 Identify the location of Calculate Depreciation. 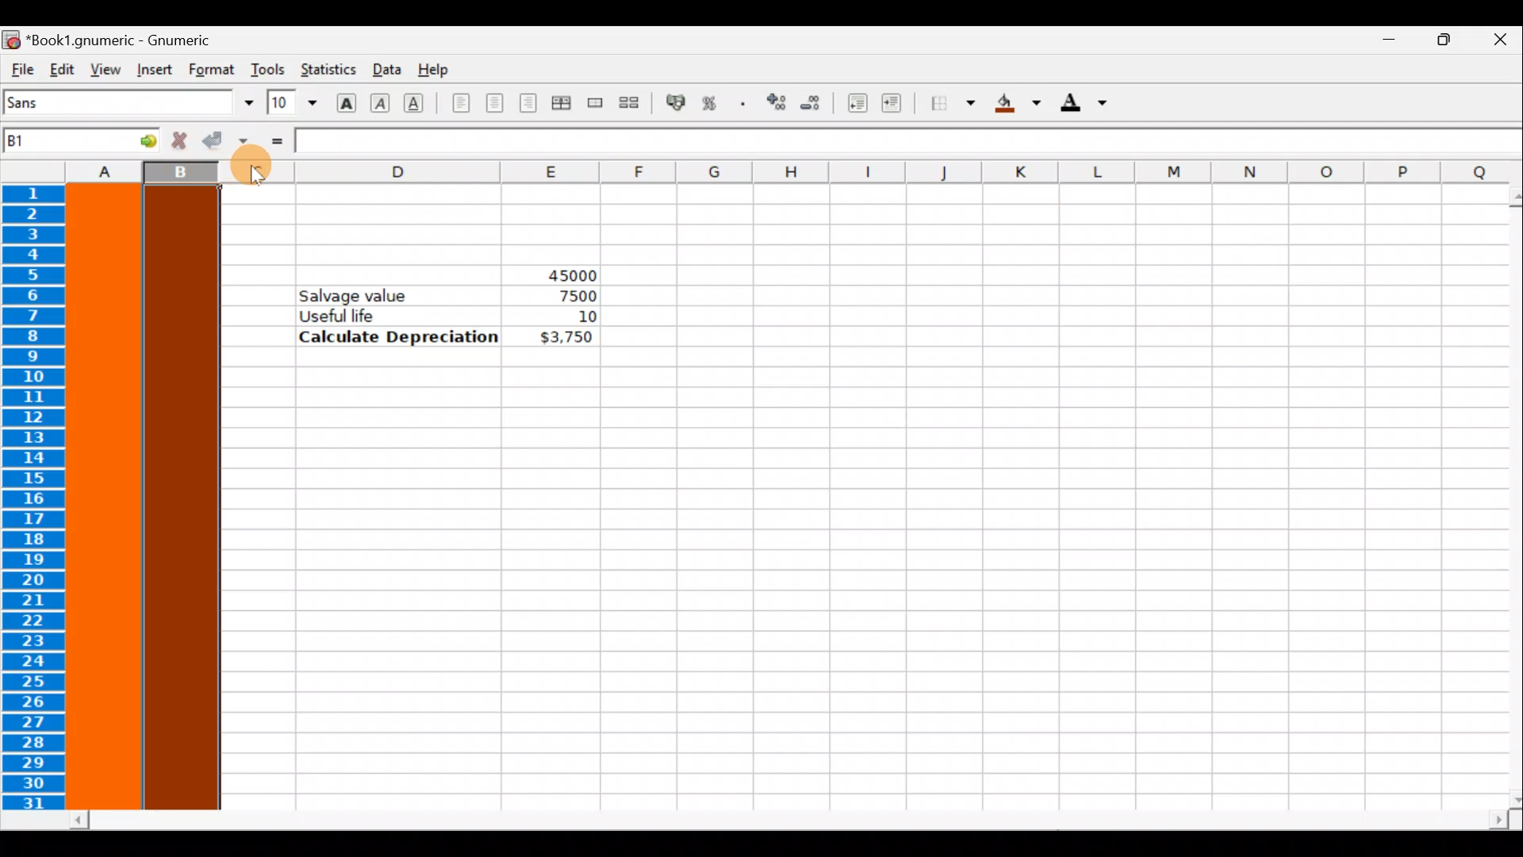
(399, 336).